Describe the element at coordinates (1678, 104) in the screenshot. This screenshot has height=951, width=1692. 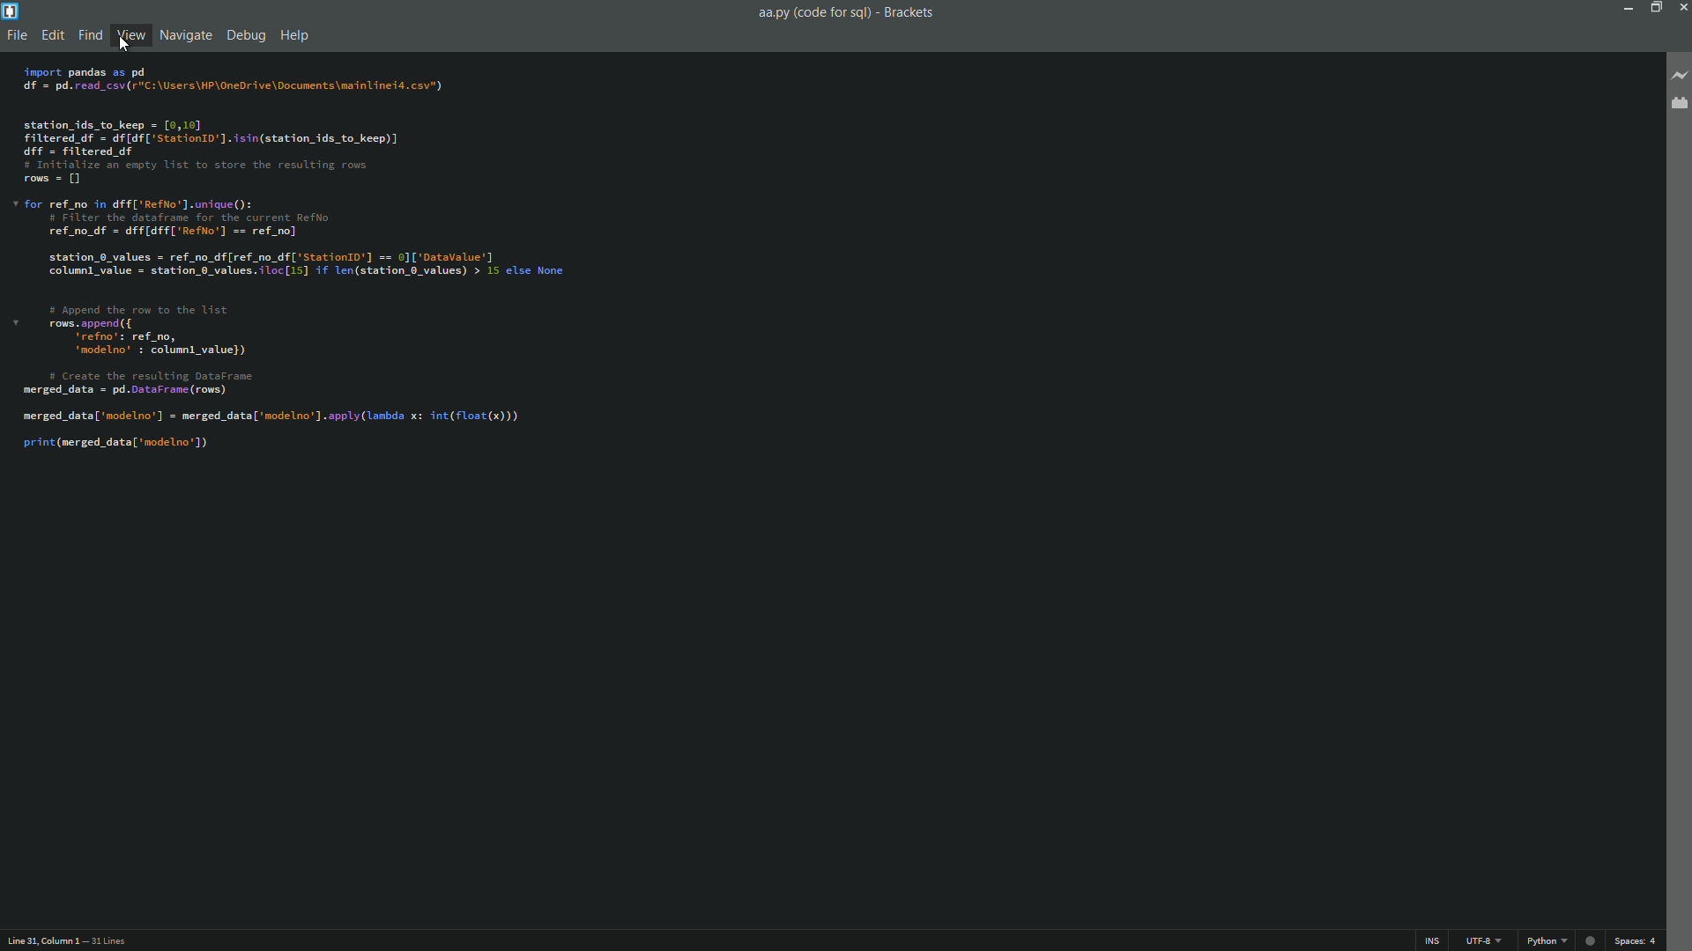
I see `extension manager` at that location.